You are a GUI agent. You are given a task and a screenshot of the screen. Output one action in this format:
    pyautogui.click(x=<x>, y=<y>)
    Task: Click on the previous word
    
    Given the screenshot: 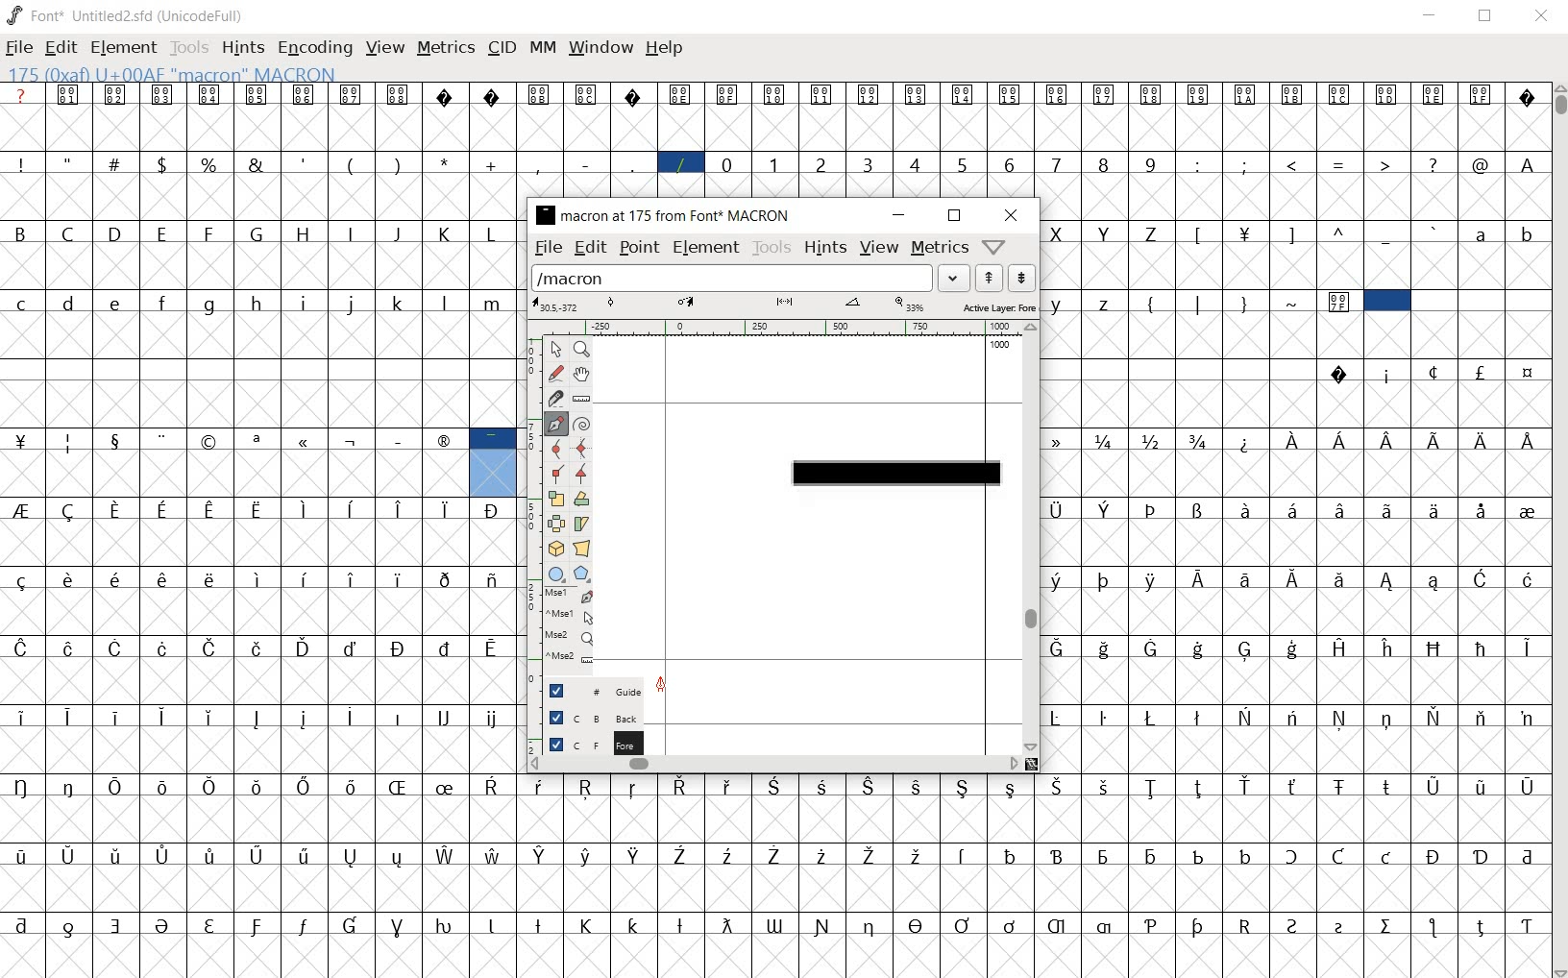 What is the action you would take?
    pyautogui.click(x=990, y=278)
    